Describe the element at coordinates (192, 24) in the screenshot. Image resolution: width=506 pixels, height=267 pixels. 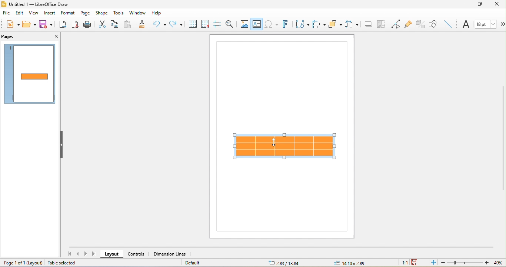
I see `display to grids` at that location.